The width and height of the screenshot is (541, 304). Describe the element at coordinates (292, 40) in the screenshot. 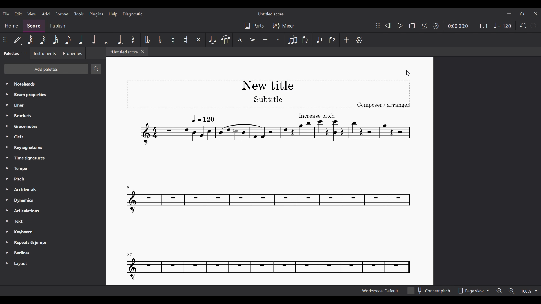

I see `Tuplet` at that location.